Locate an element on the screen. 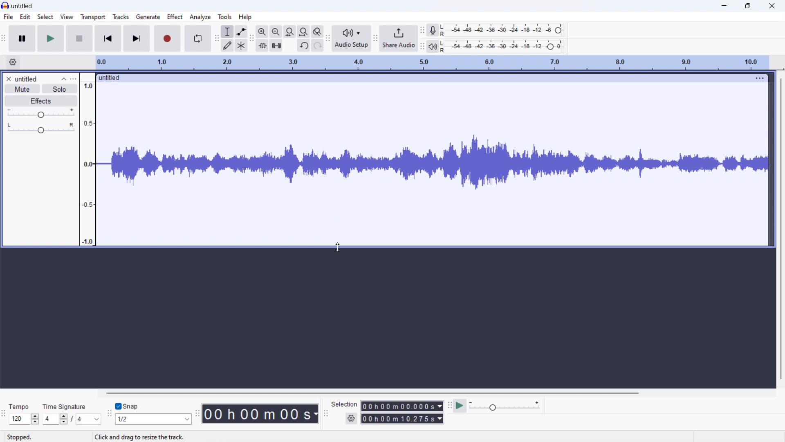 This screenshot has width=785, height=442. Time signature is located at coordinates (65, 406).